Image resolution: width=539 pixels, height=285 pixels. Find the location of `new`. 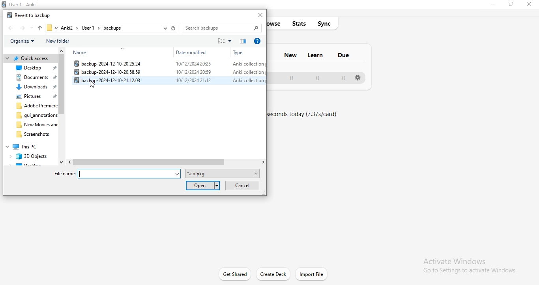

new is located at coordinates (290, 54).